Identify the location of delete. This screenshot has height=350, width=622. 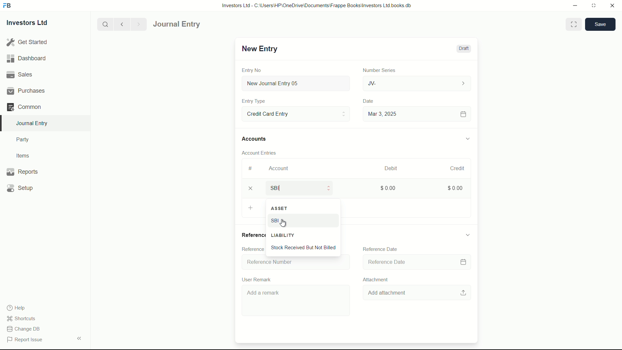
(250, 189).